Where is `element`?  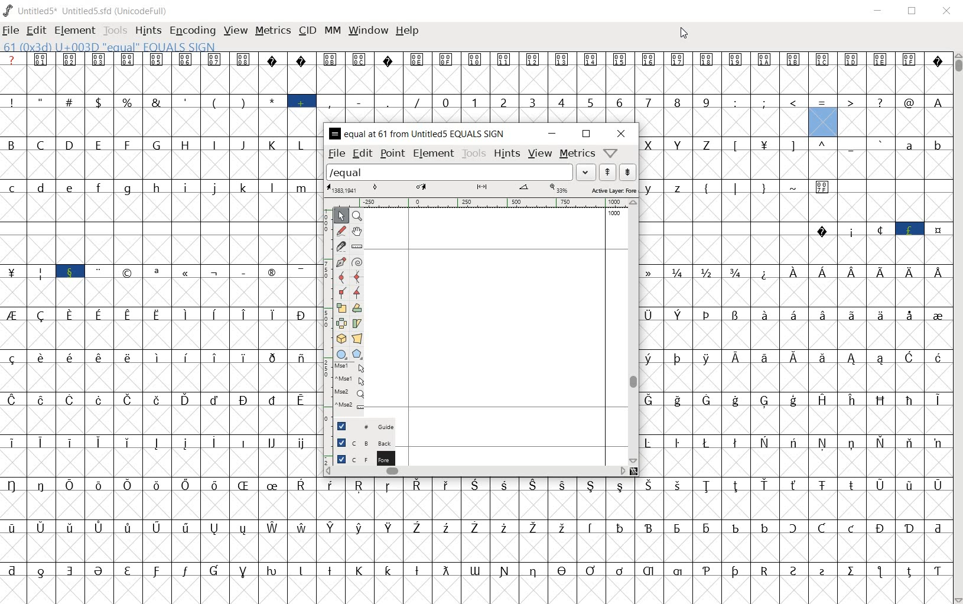 element is located at coordinates (73, 30).